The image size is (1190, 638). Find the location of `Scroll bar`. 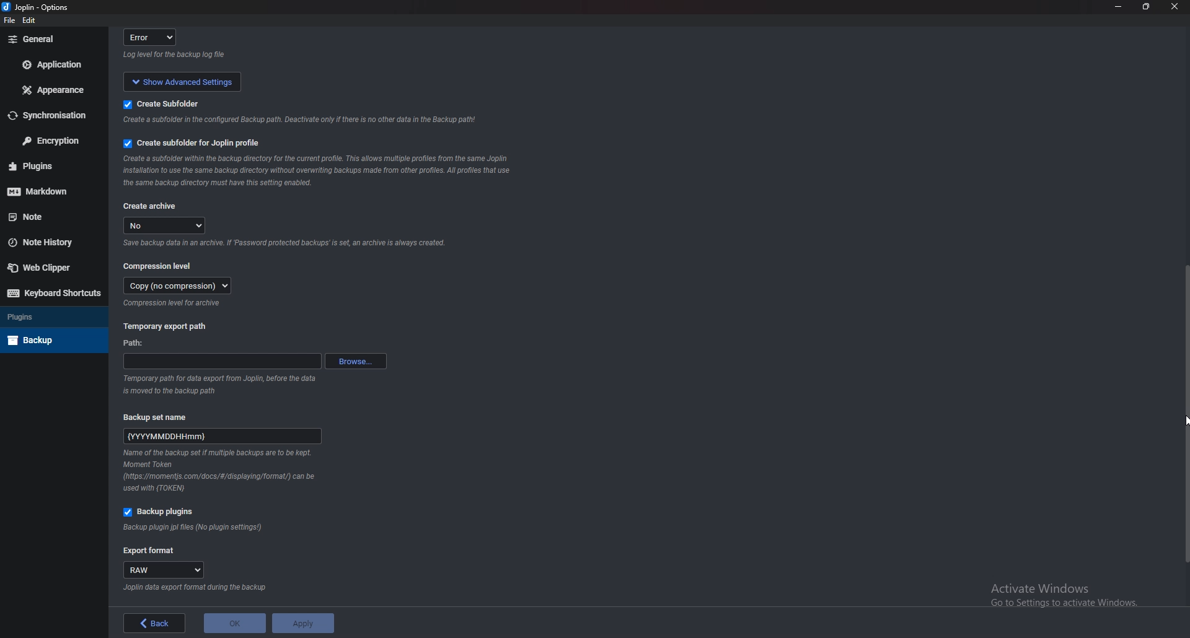

Scroll bar is located at coordinates (1183, 413).